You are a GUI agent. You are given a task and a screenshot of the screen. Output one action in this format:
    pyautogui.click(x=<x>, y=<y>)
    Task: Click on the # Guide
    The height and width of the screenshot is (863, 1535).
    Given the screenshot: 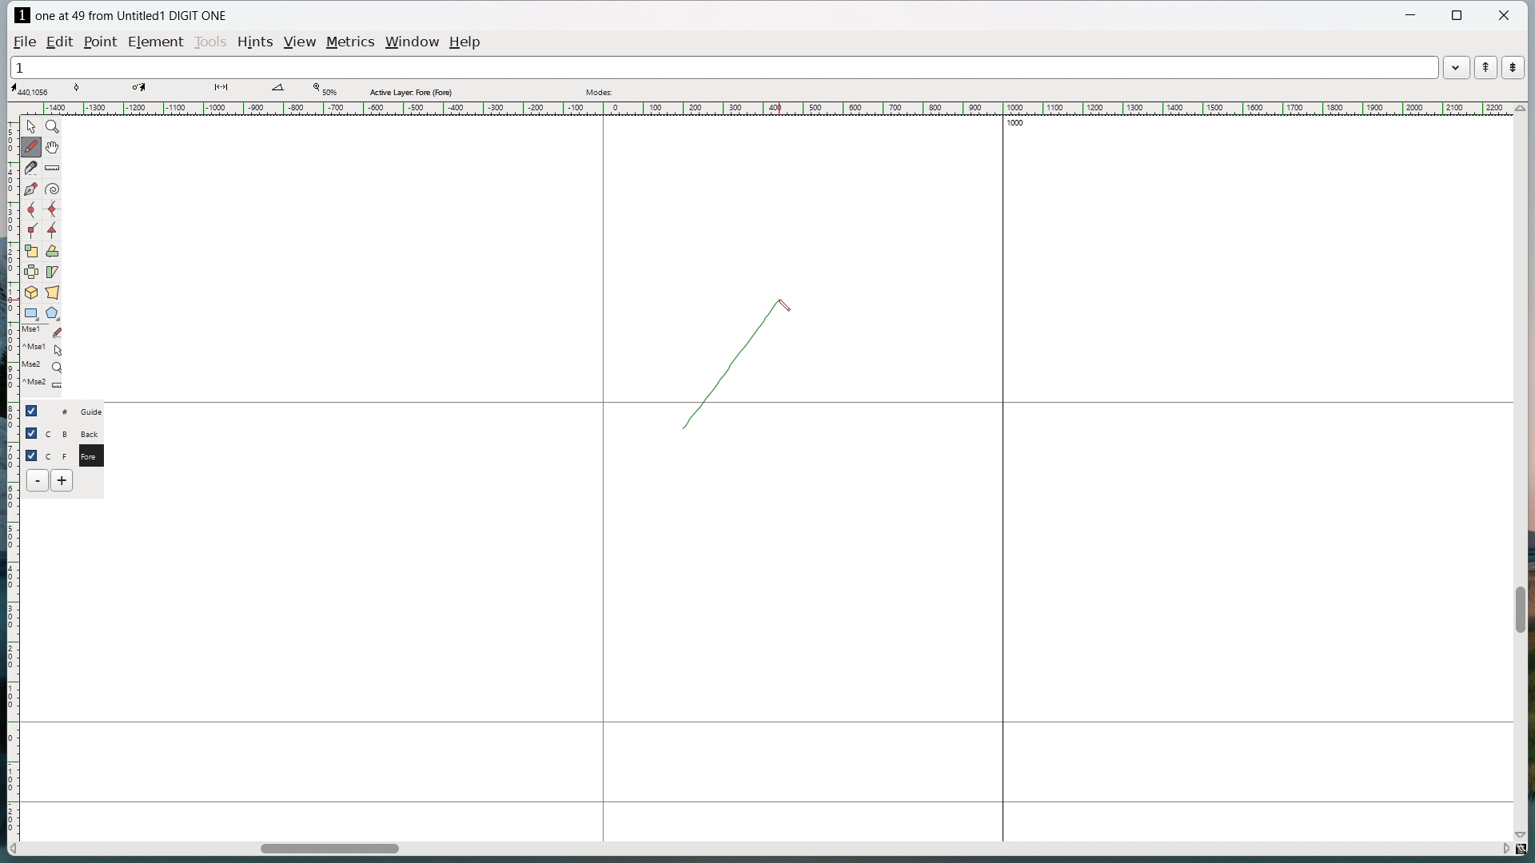 What is the action you would take?
    pyautogui.click(x=76, y=411)
    